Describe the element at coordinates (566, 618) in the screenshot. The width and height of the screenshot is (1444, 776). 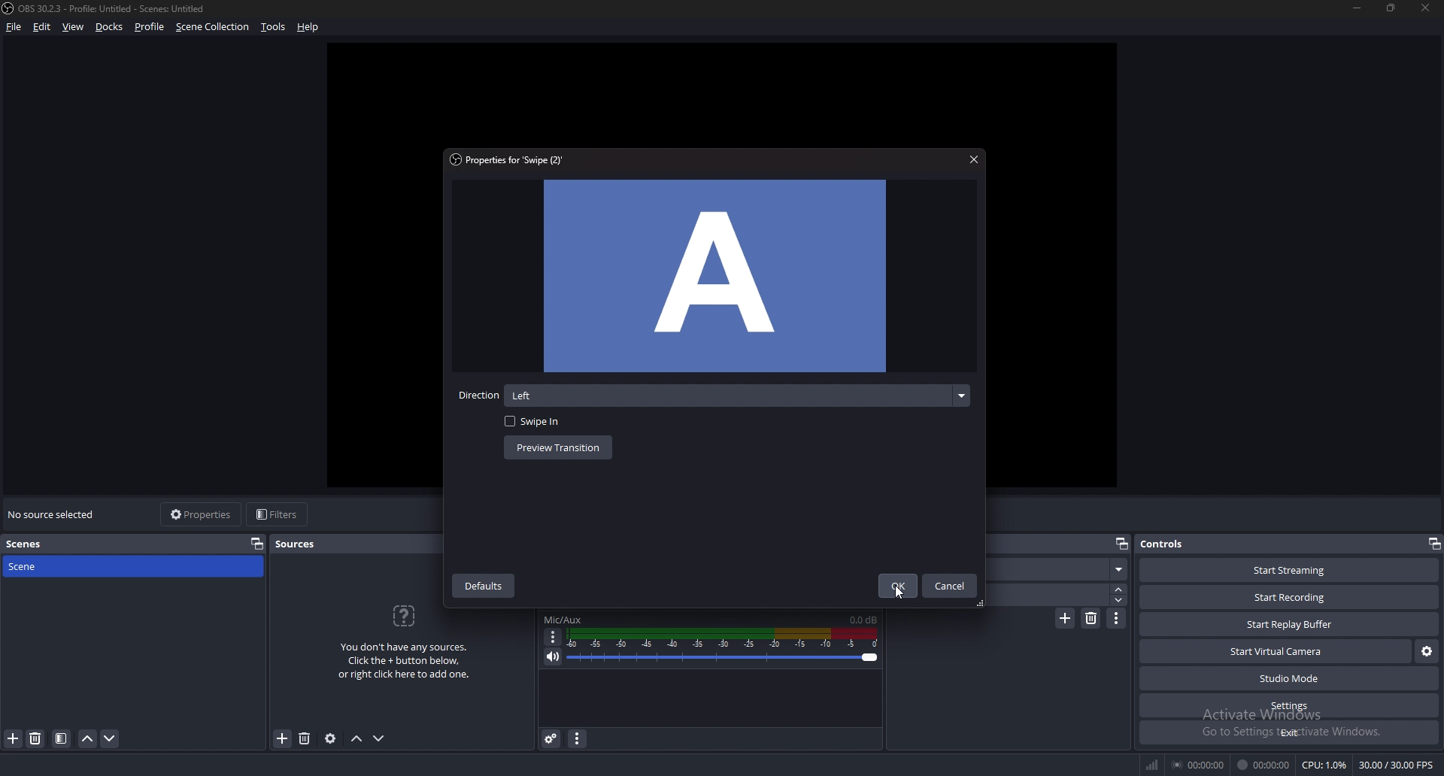
I see `mic/aux` at that location.